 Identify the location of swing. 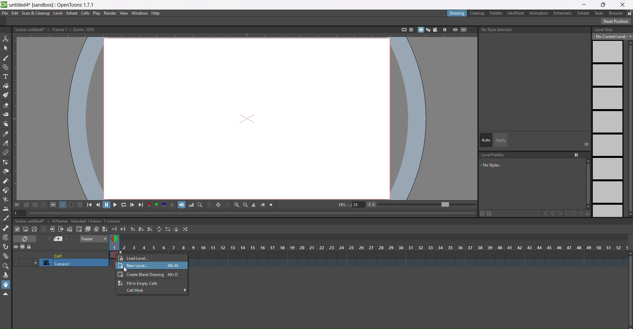
(176, 229).